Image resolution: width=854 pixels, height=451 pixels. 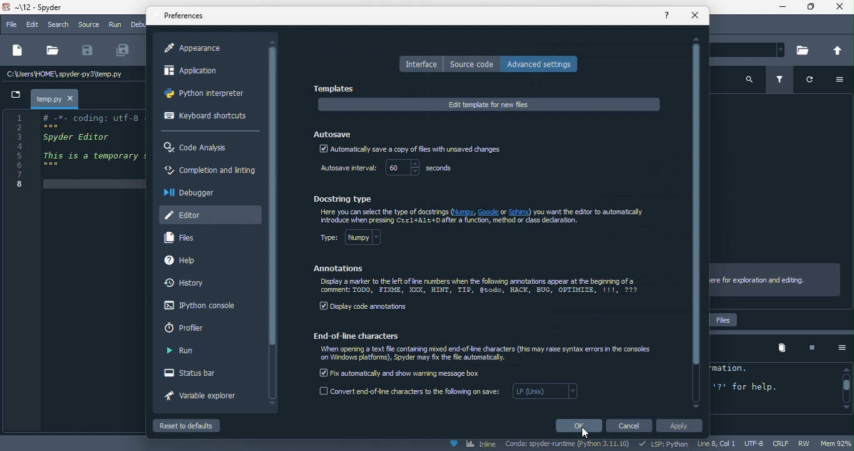 I want to click on templates, so click(x=337, y=89).